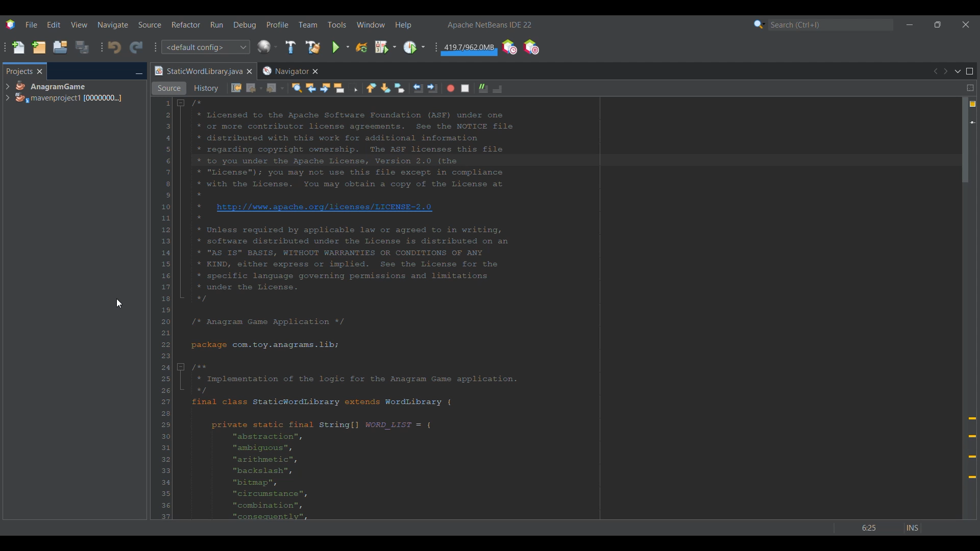  I want to click on Profile IDE, so click(509, 47).